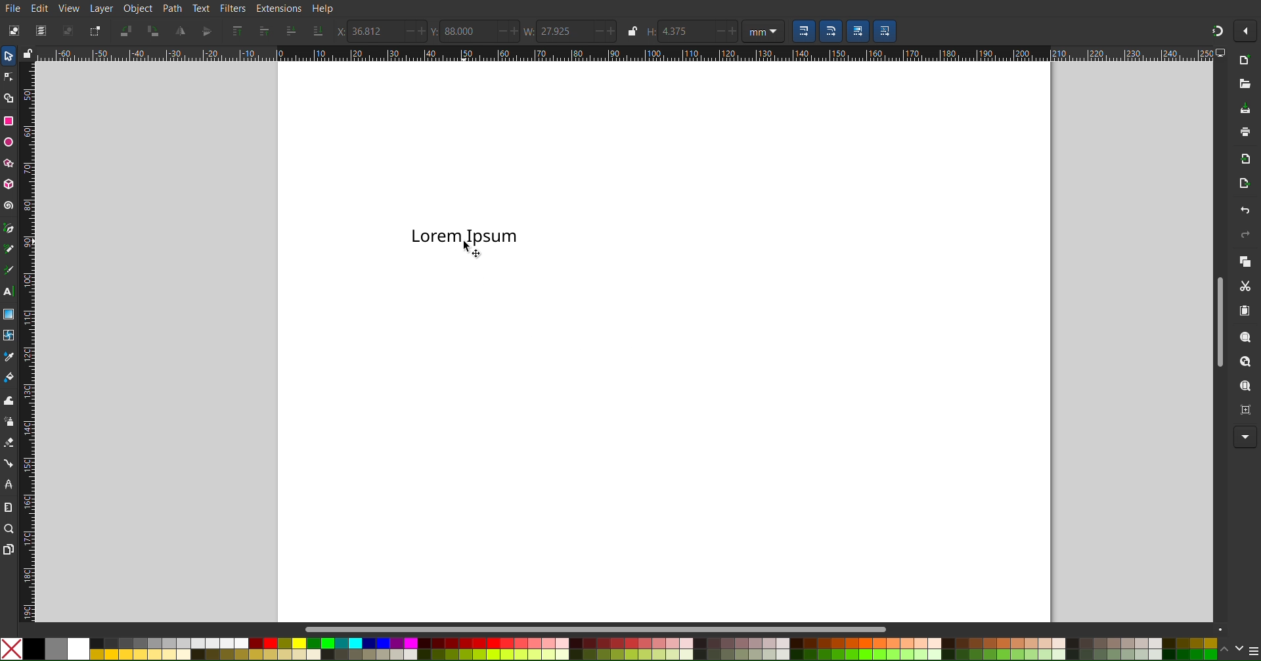 The width and height of the screenshot is (1261, 661). I want to click on View, so click(70, 9).